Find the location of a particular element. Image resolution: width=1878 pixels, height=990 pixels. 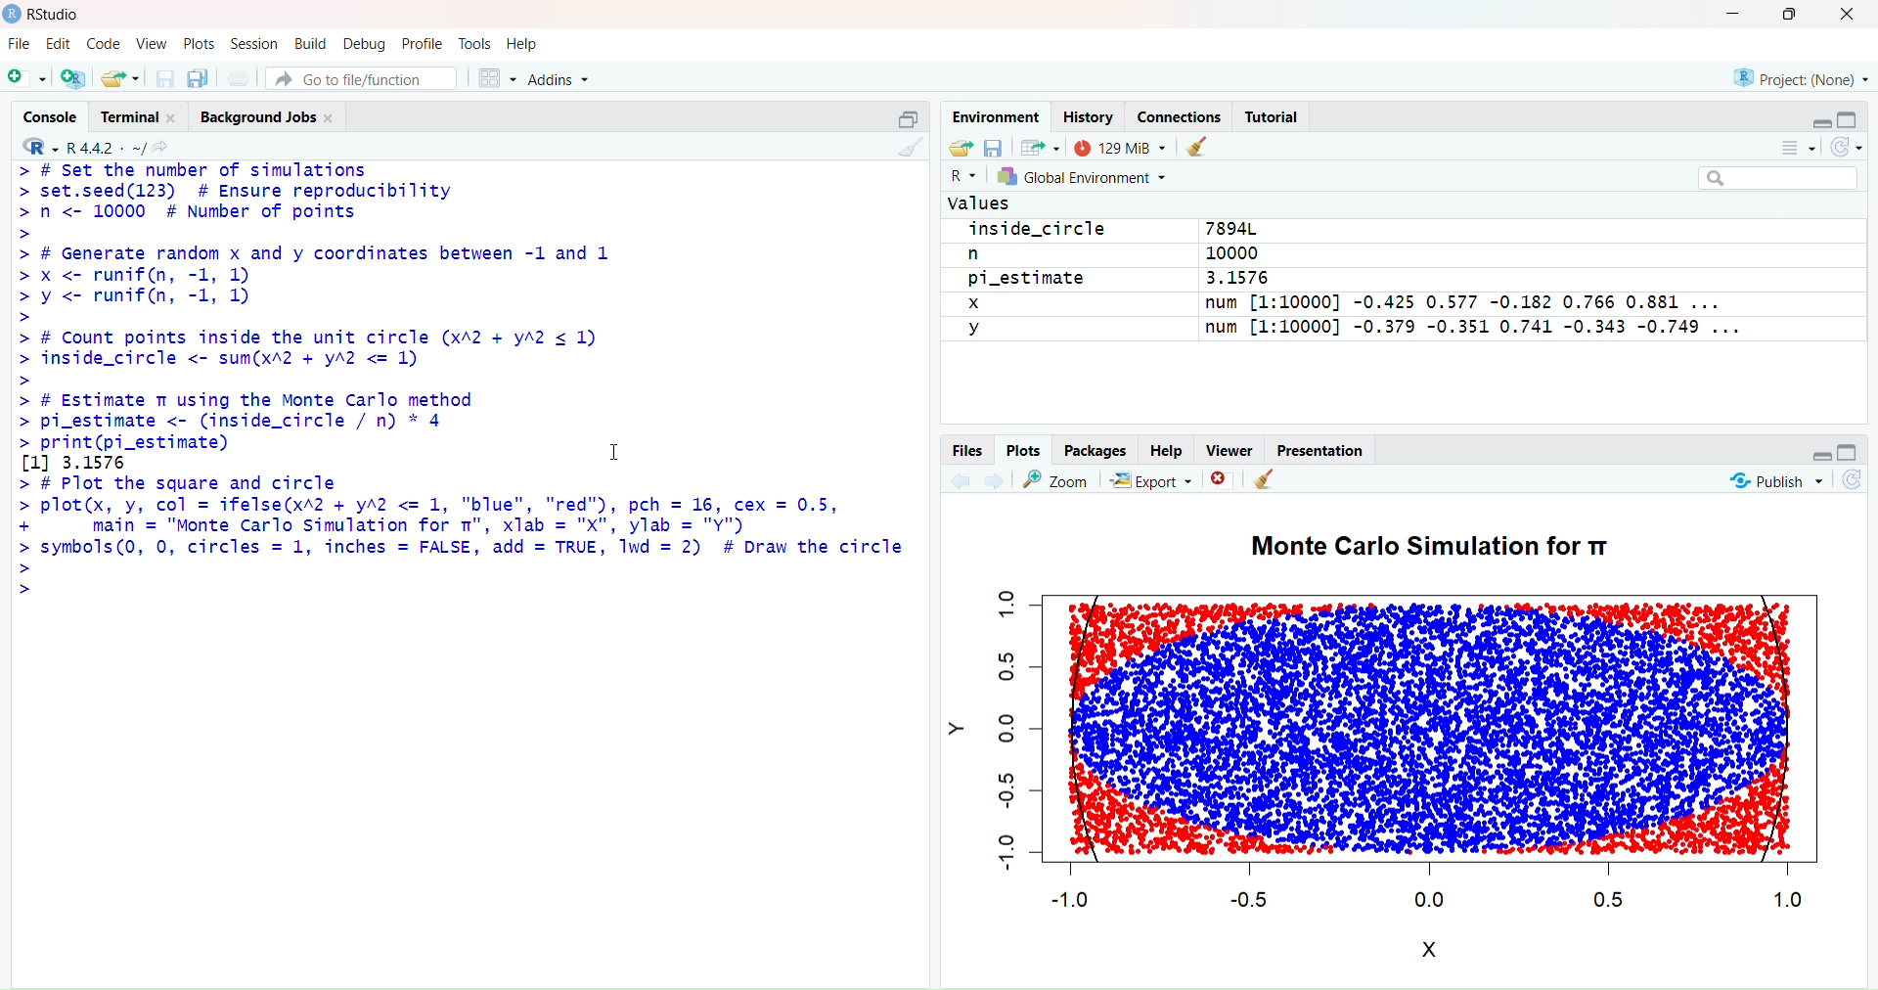

Files is located at coordinates (968, 451).